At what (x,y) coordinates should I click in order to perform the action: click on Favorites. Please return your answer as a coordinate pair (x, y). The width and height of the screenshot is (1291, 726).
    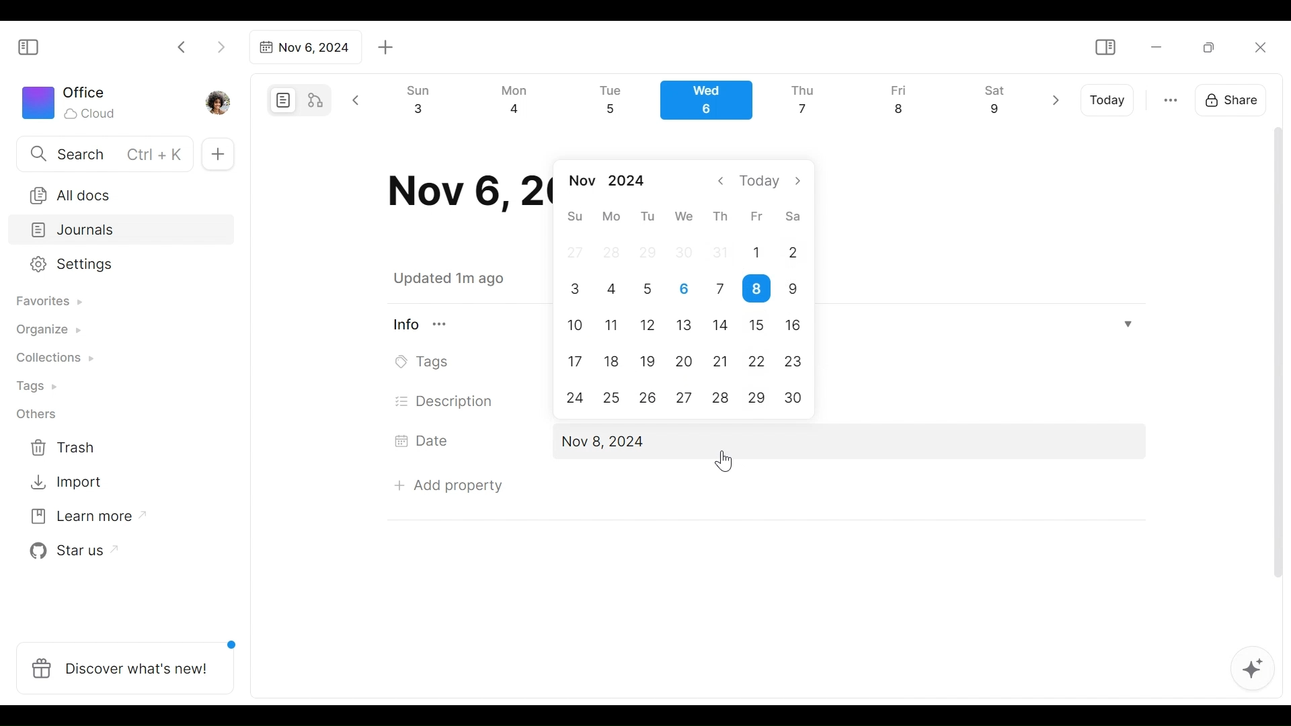
    Looking at the image, I should click on (48, 302).